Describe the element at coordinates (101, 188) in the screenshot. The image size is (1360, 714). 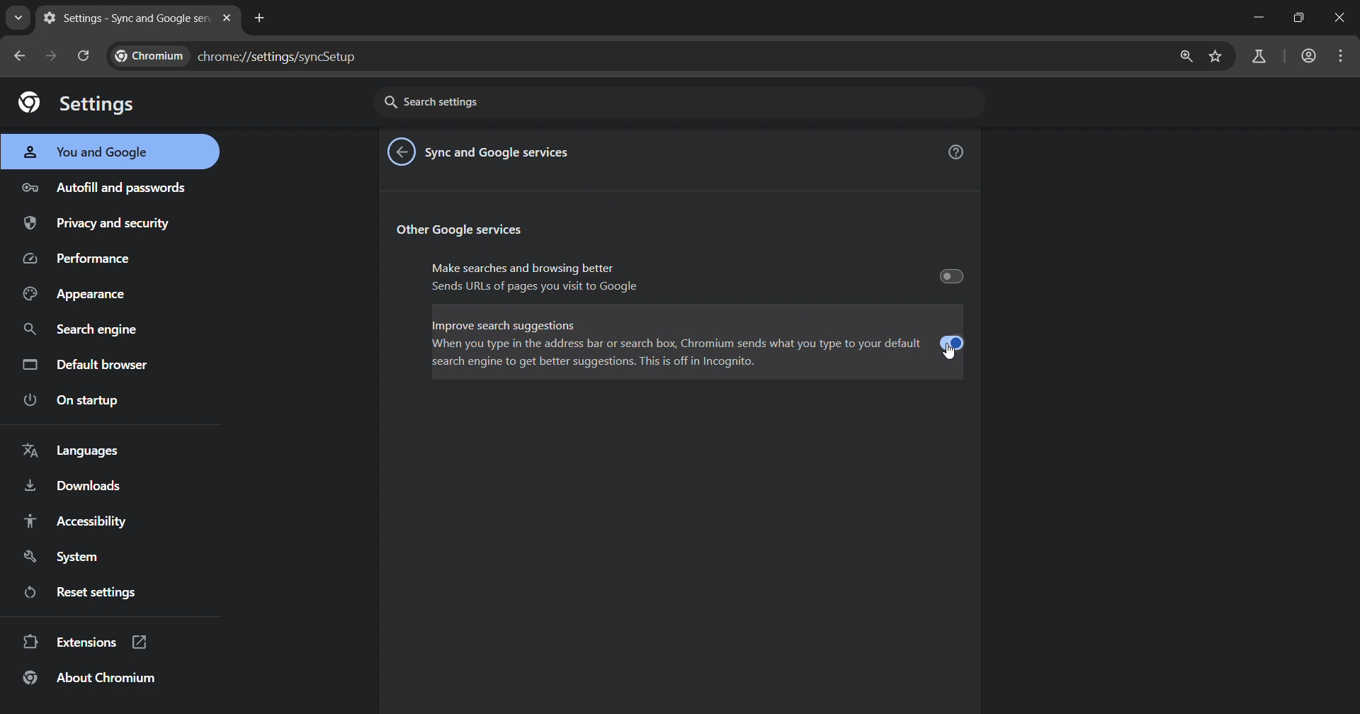
I see `autofill and passwords` at that location.